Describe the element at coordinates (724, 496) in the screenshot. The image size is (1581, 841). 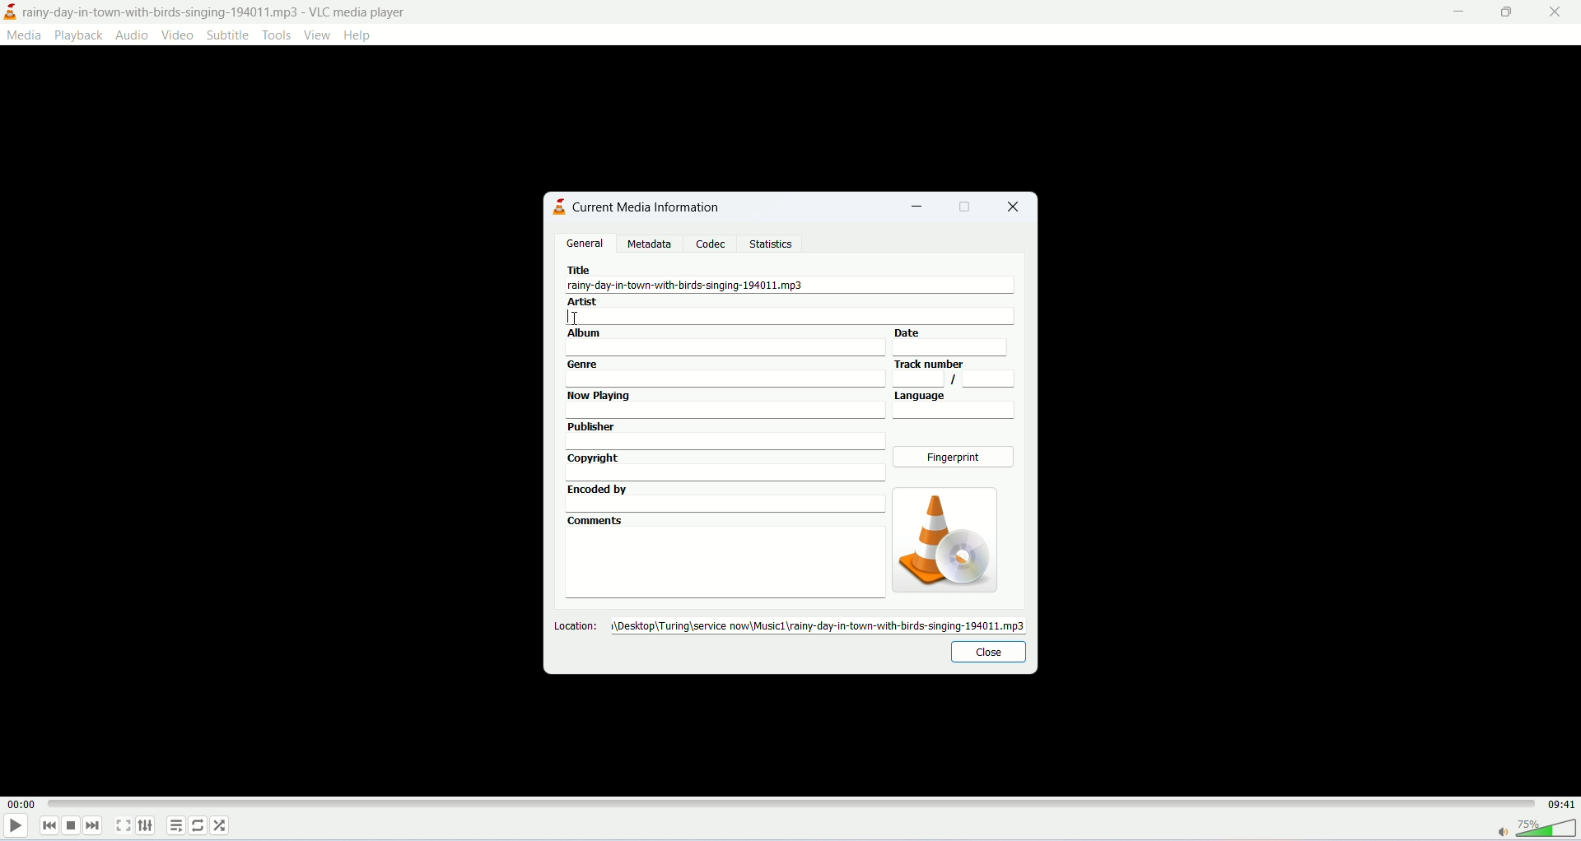
I see `encoded by` at that location.